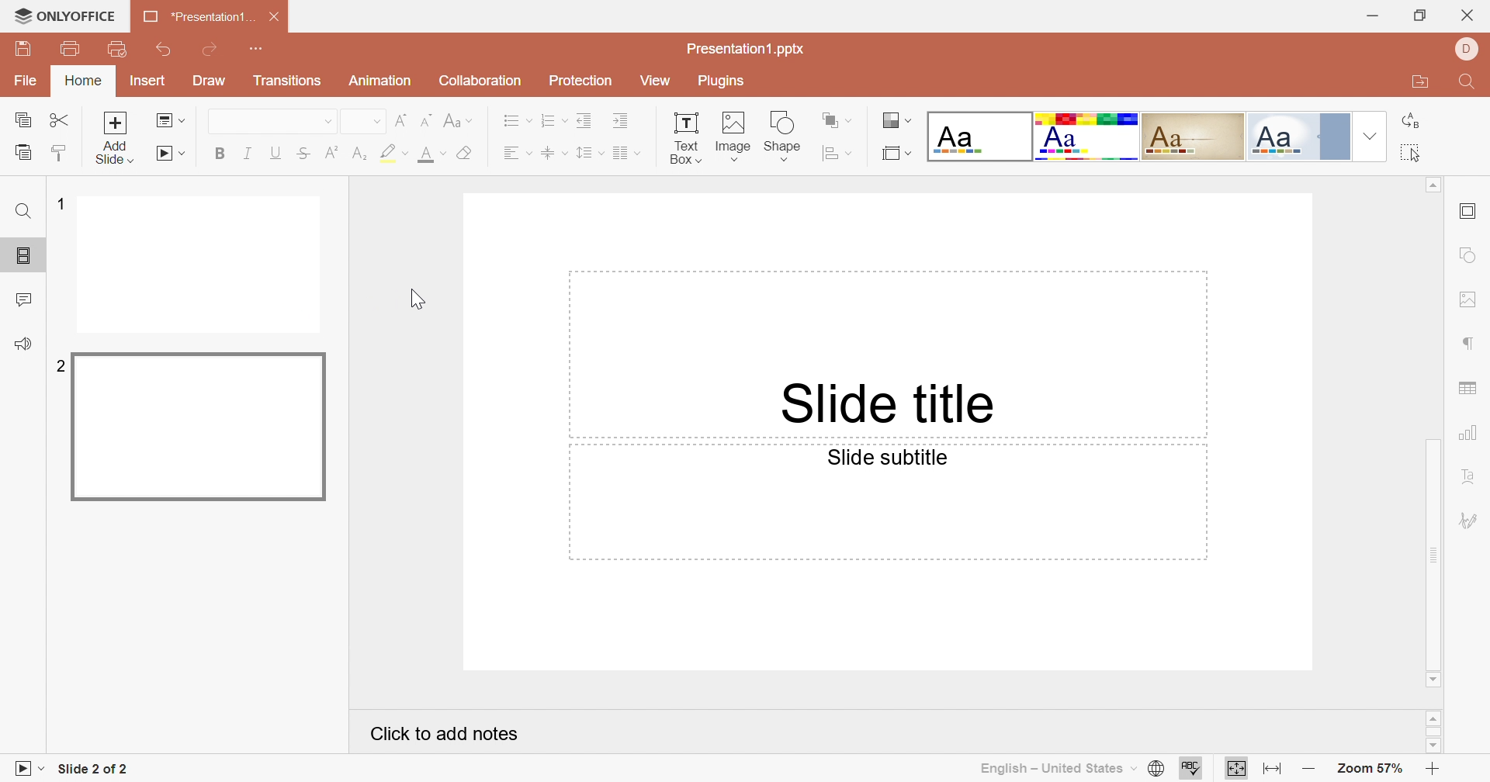  I want to click on Highlight color, so click(386, 151).